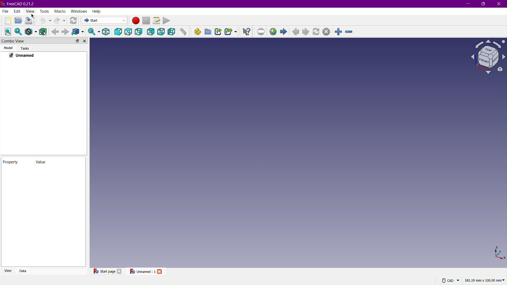  What do you see at coordinates (80, 12) in the screenshot?
I see `Windows` at bounding box center [80, 12].